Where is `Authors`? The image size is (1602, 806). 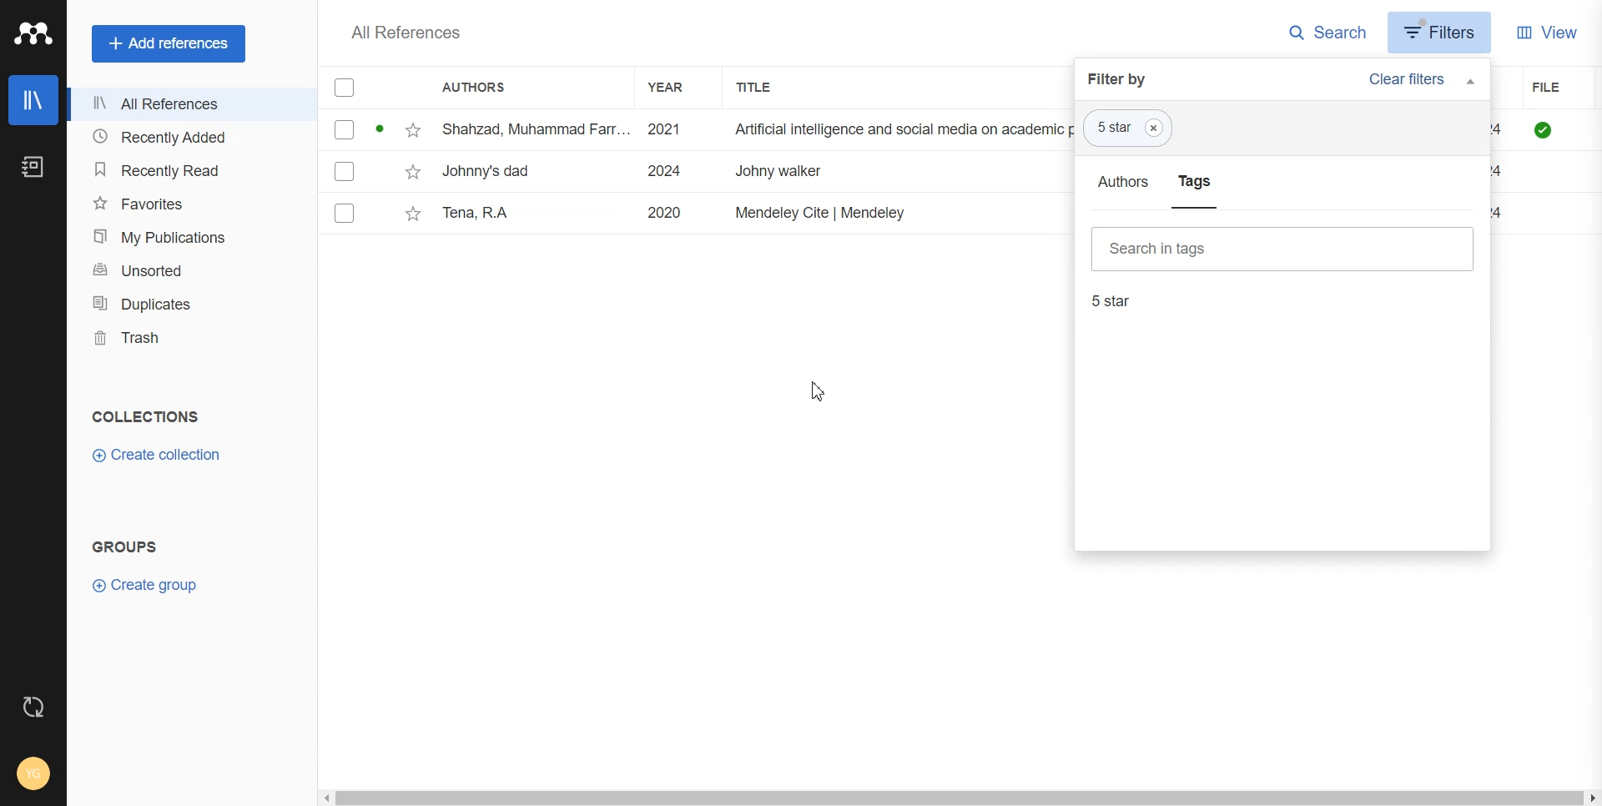 Authors is located at coordinates (1122, 180).